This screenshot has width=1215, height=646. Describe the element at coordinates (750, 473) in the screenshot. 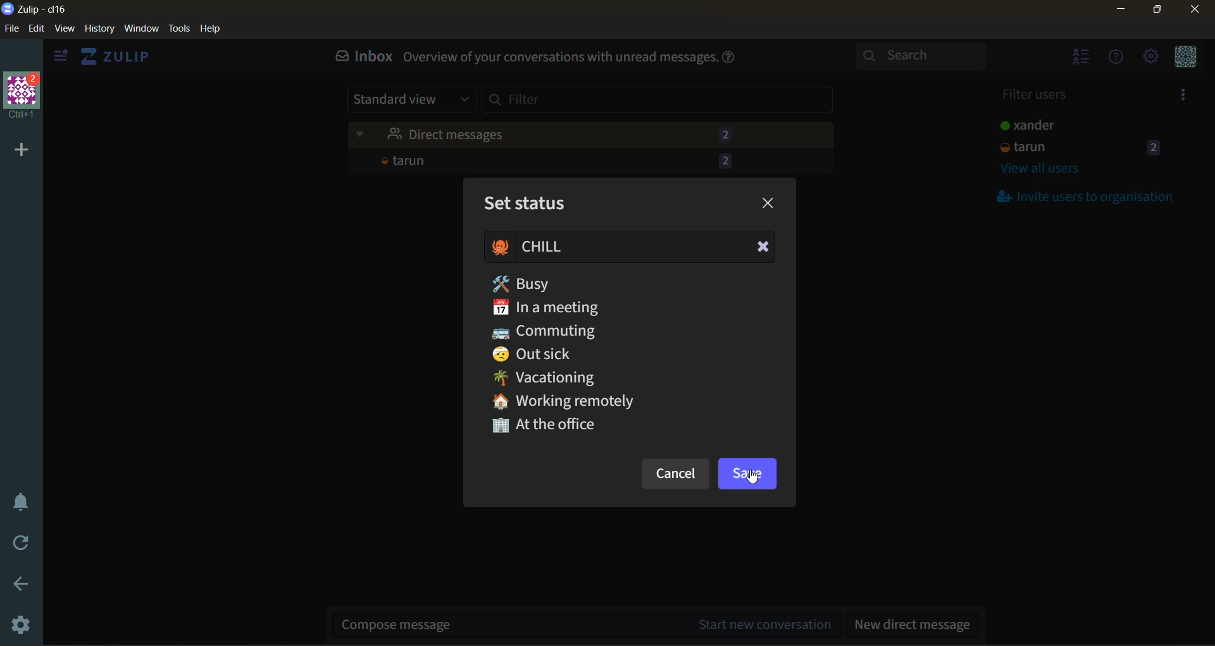

I see `save` at that location.